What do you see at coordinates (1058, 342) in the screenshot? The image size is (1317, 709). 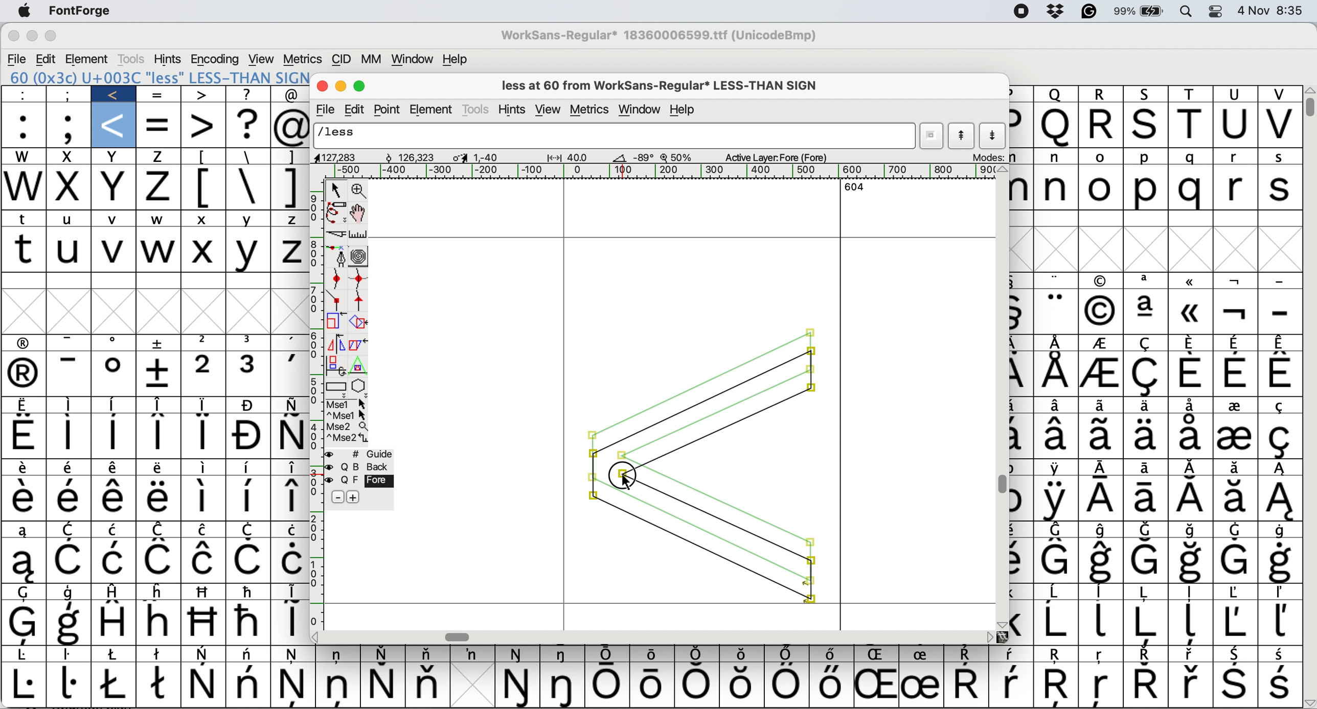 I see `Symbol` at bounding box center [1058, 342].